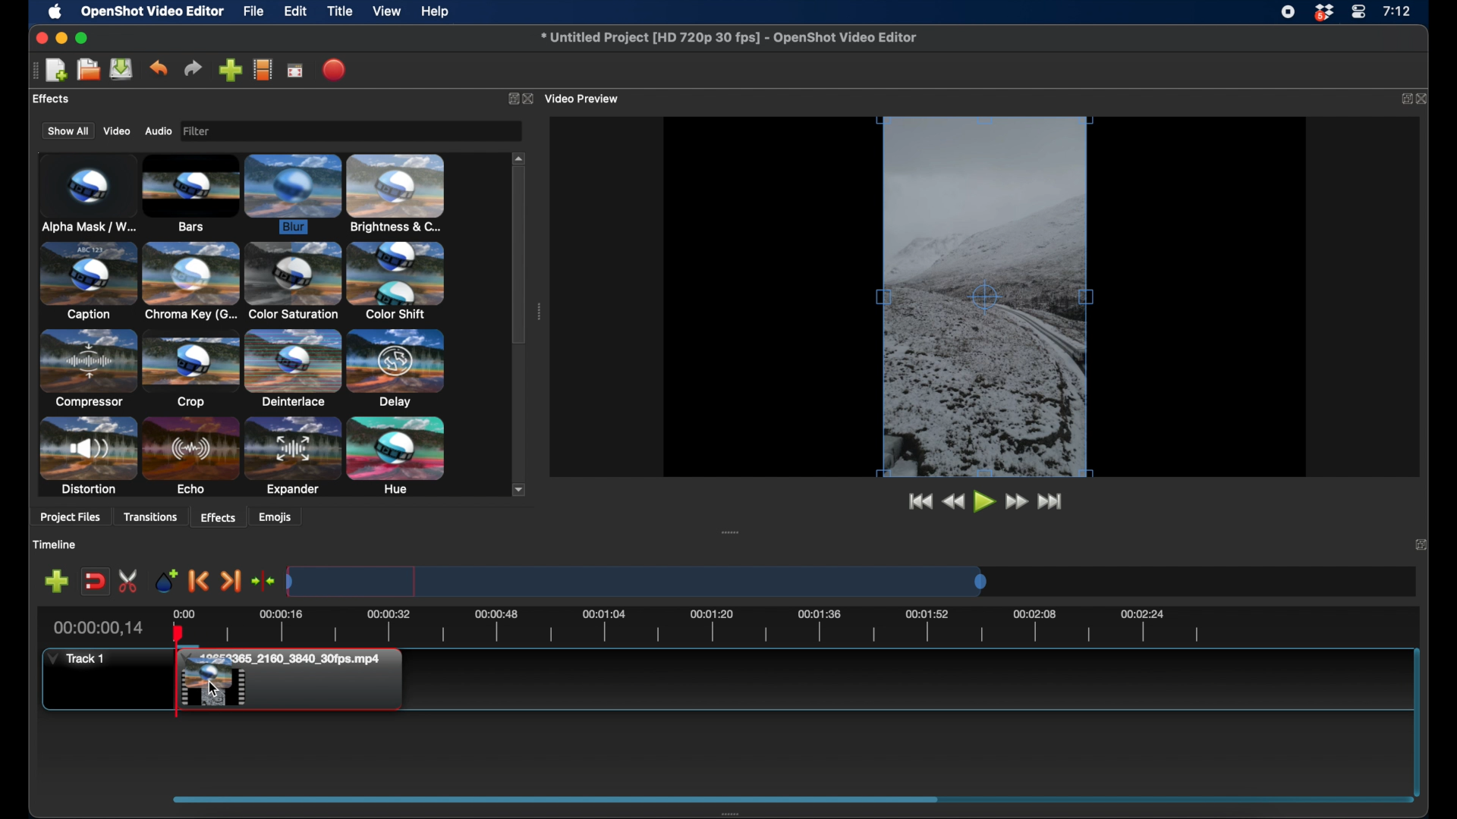 This screenshot has width=1457, height=819. Describe the element at coordinates (520, 157) in the screenshot. I see `scroll up arrow` at that location.